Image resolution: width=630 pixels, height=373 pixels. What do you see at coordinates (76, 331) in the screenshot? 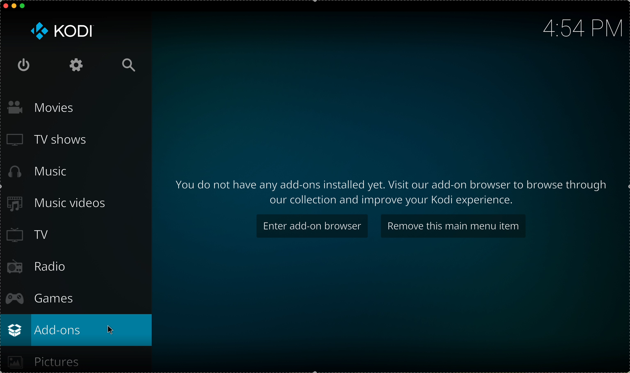
I see `click on add ons` at bounding box center [76, 331].